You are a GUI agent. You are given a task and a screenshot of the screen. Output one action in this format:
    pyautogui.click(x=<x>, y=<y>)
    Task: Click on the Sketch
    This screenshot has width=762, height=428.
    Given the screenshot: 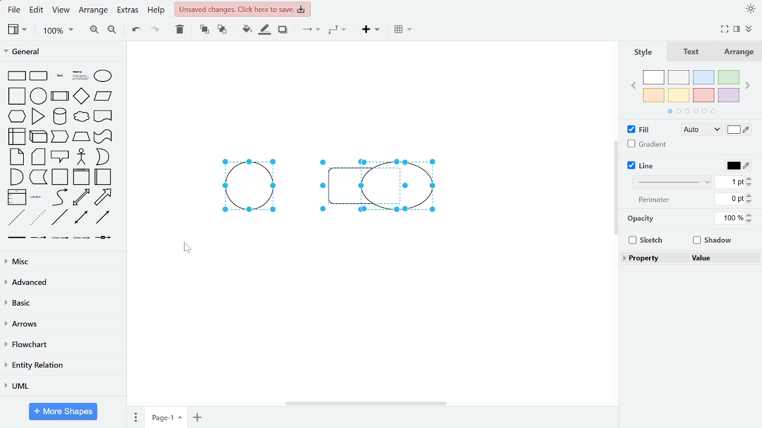 What is the action you would take?
    pyautogui.click(x=647, y=240)
    